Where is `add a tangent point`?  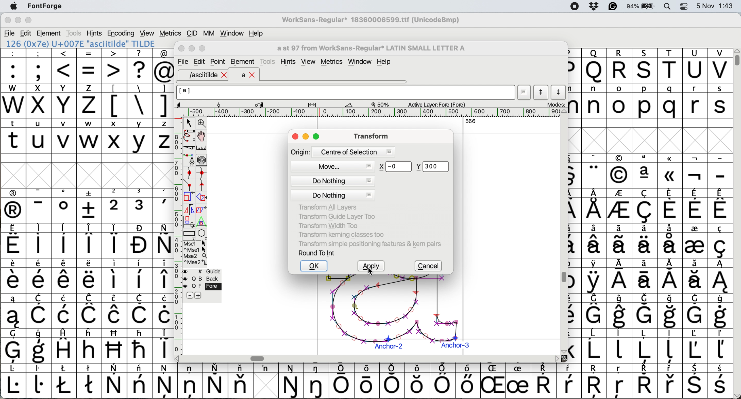 add a tangent point is located at coordinates (203, 185).